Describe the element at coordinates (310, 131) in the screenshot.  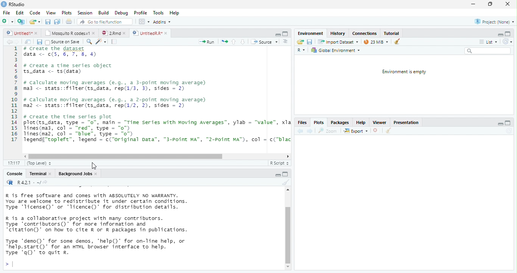
I see `next` at that location.